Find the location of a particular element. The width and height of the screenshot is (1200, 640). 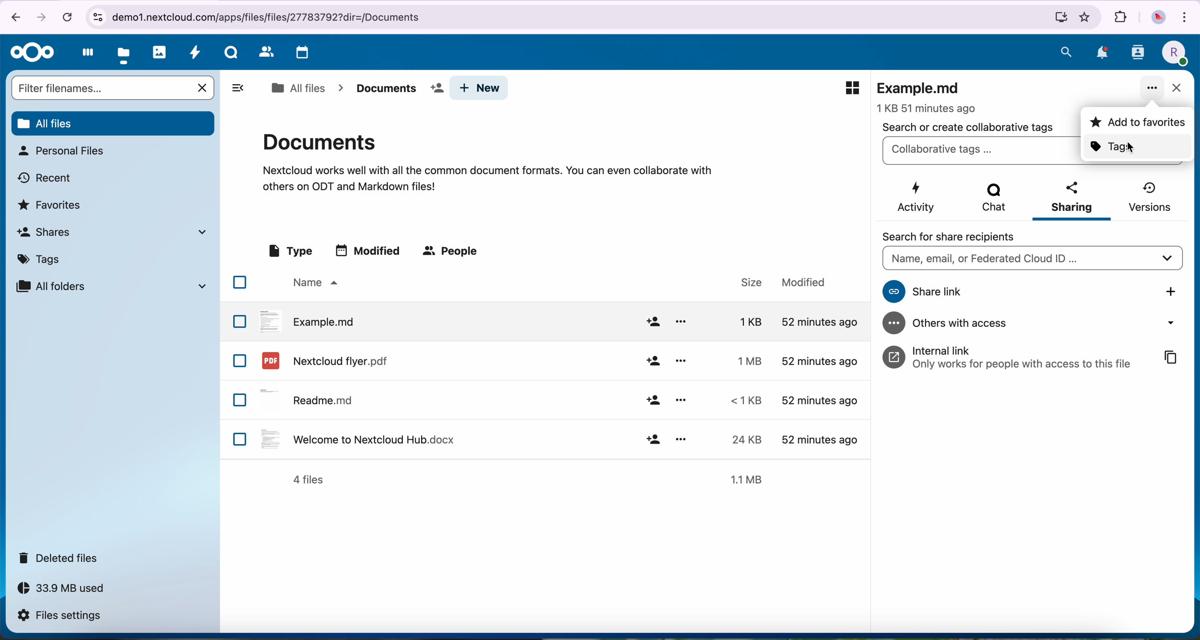

deleted files is located at coordinates (61, 558).